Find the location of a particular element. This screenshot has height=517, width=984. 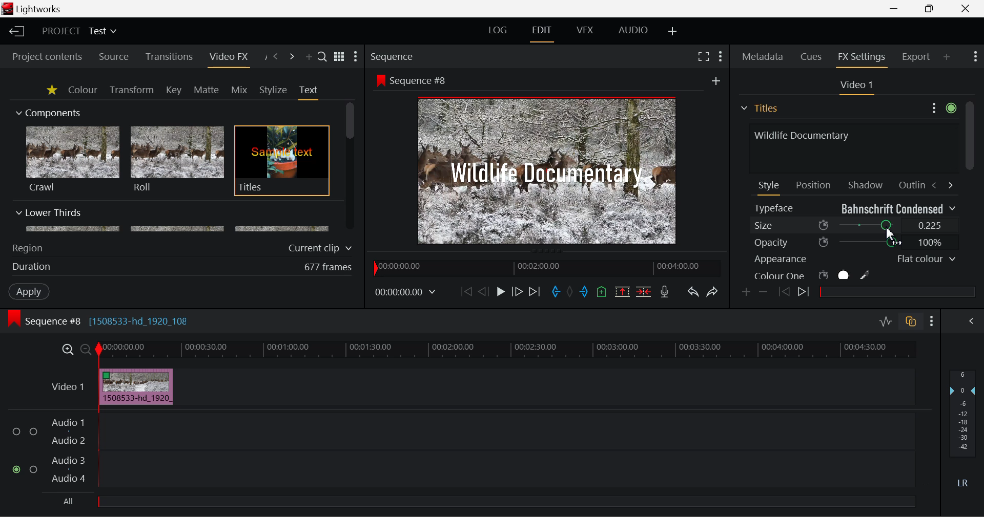

Clip Inserted is located at coordinates (133, 387).